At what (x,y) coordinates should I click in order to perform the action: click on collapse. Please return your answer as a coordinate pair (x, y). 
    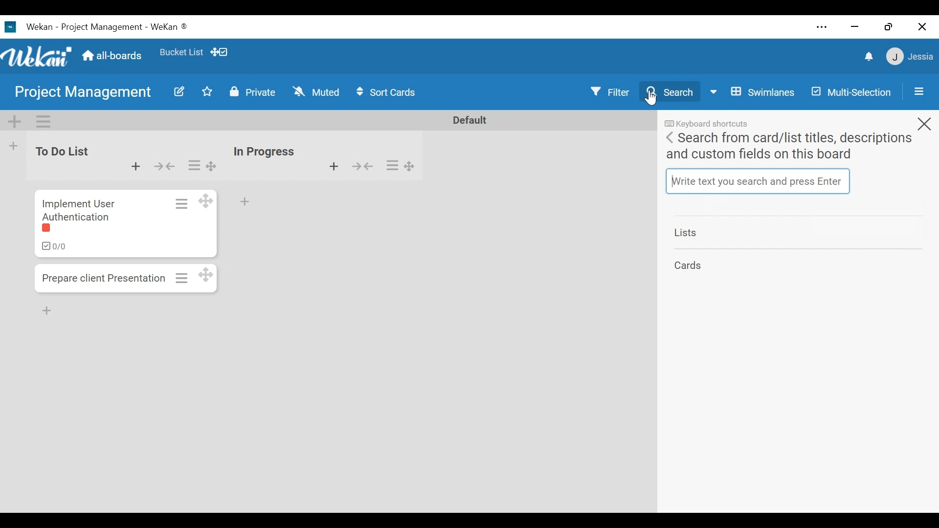
    Looking at the image, I should click on (363, 168).